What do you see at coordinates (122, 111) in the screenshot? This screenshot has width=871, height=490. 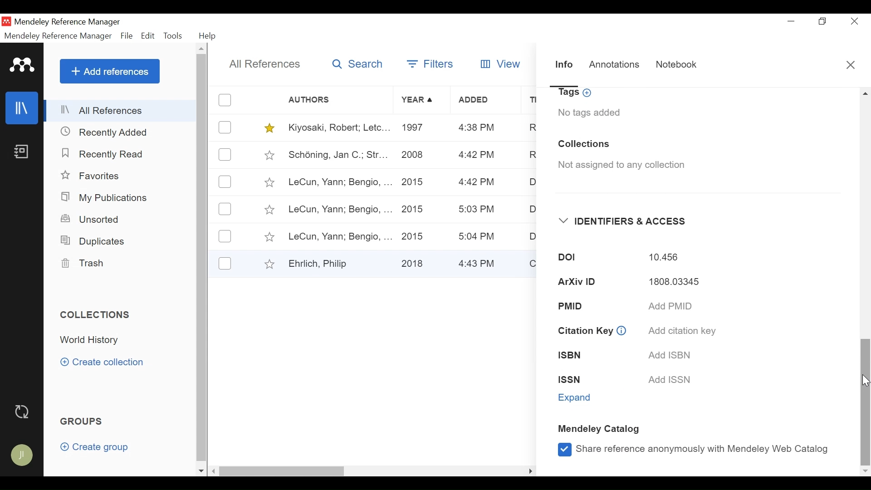 I see `All References` at bounding box center [122, 111].